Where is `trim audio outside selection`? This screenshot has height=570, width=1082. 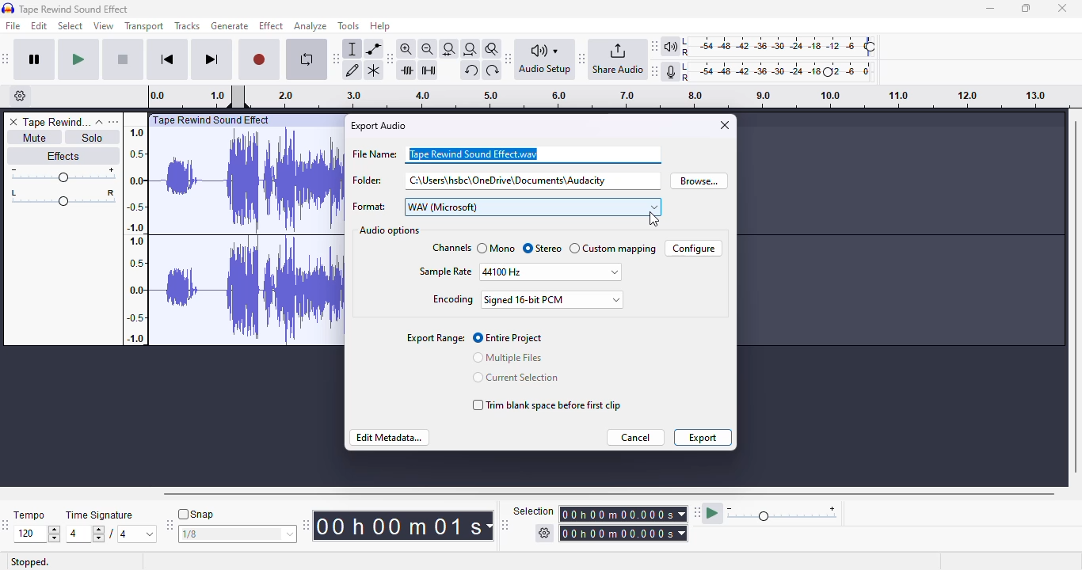 trim audio outside selection is located at coordinates (406, 70).